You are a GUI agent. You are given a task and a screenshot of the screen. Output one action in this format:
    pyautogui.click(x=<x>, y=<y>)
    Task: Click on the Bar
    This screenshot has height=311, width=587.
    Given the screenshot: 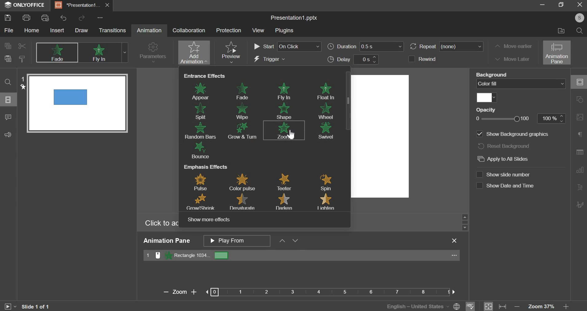 What is the action you would take?
    pyautogui.click(x=329, y=293)
    